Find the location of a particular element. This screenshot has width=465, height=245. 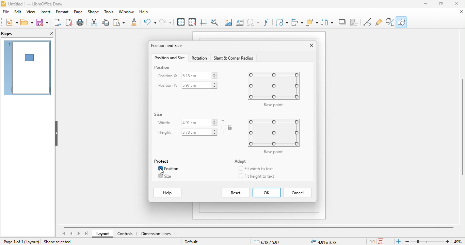

toggle point edit mode is located at coordinates (356, 22).